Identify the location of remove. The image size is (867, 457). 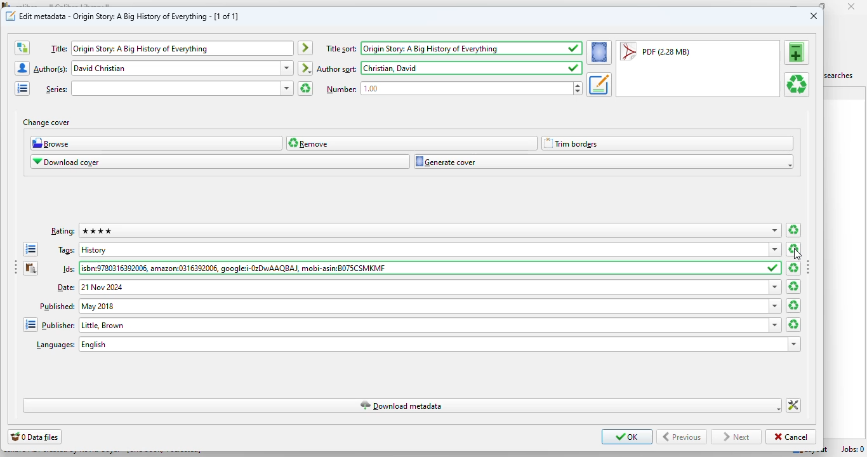
(412, 143).